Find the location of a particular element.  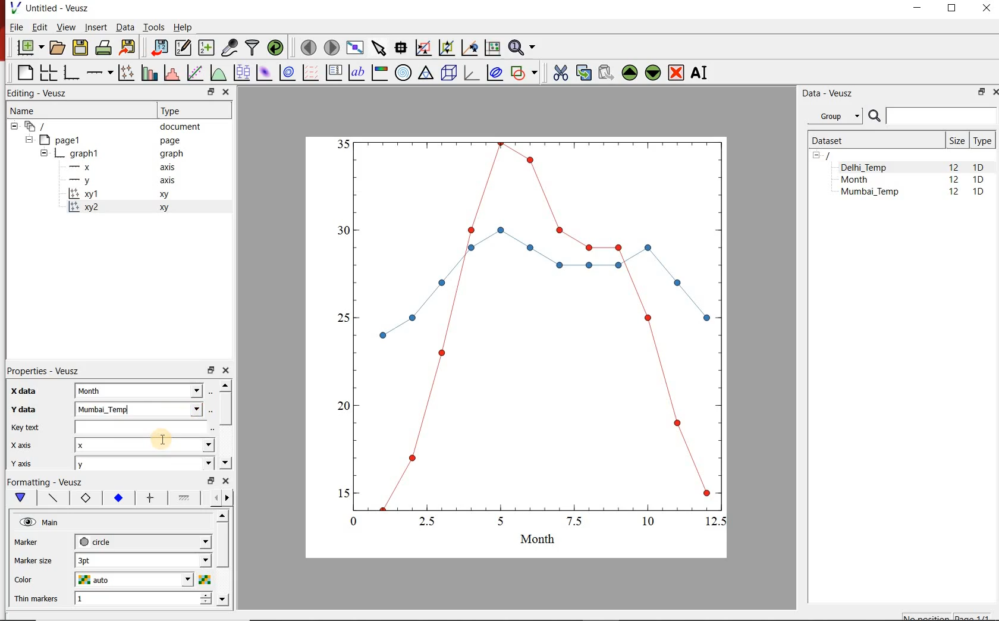

blank page is located at coordinates (23, 73).